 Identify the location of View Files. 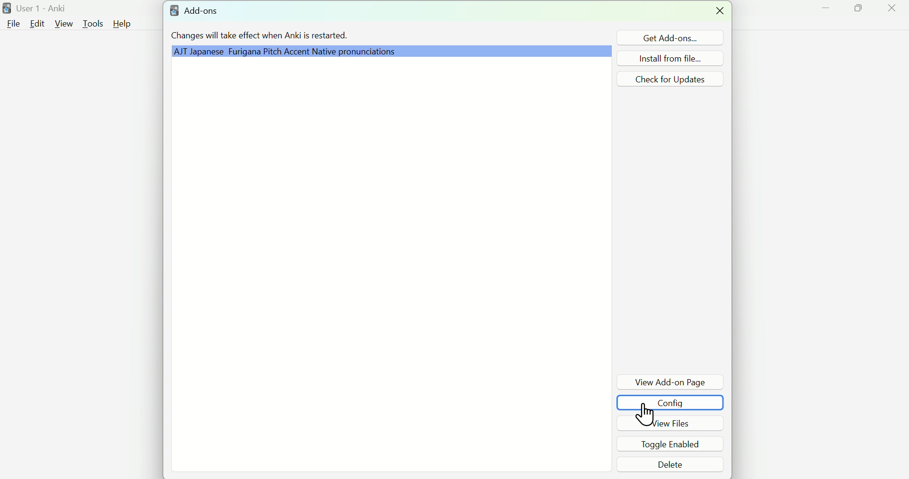
(670, 424).